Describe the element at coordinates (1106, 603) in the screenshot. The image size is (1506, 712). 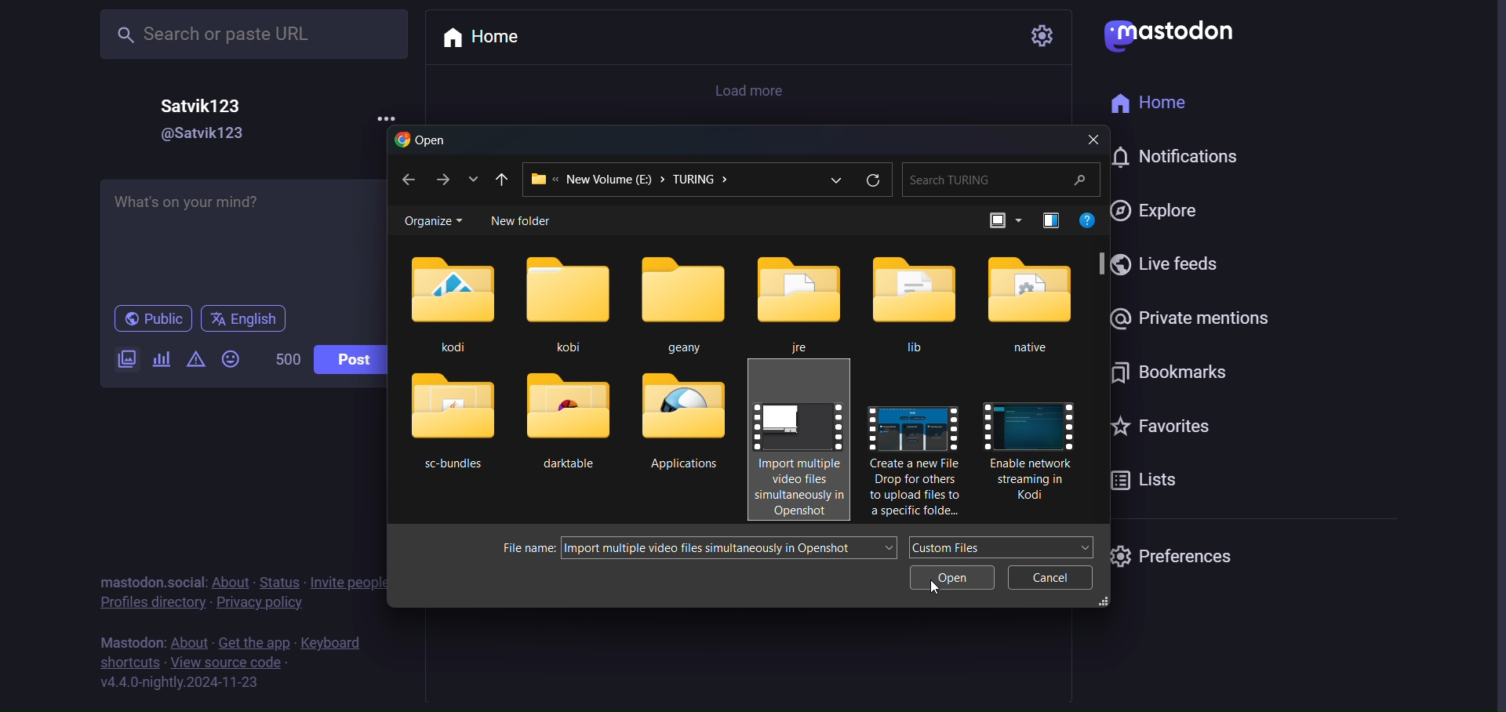
I see `resize` at that location.